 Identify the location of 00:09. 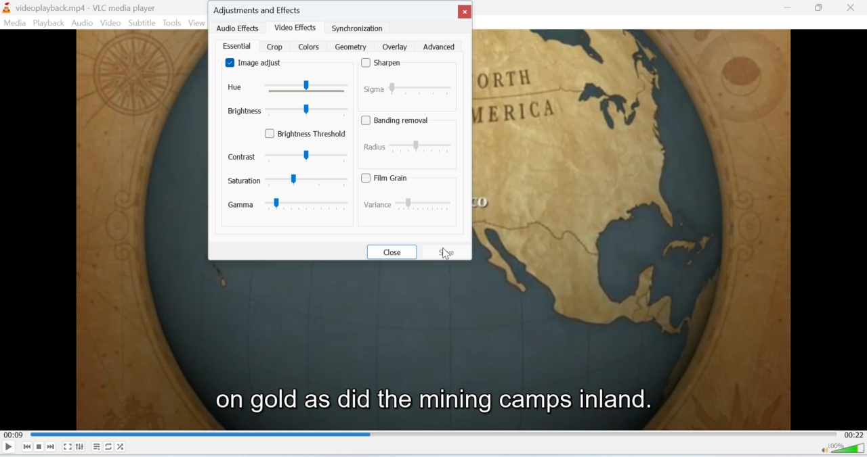
(12, 434).